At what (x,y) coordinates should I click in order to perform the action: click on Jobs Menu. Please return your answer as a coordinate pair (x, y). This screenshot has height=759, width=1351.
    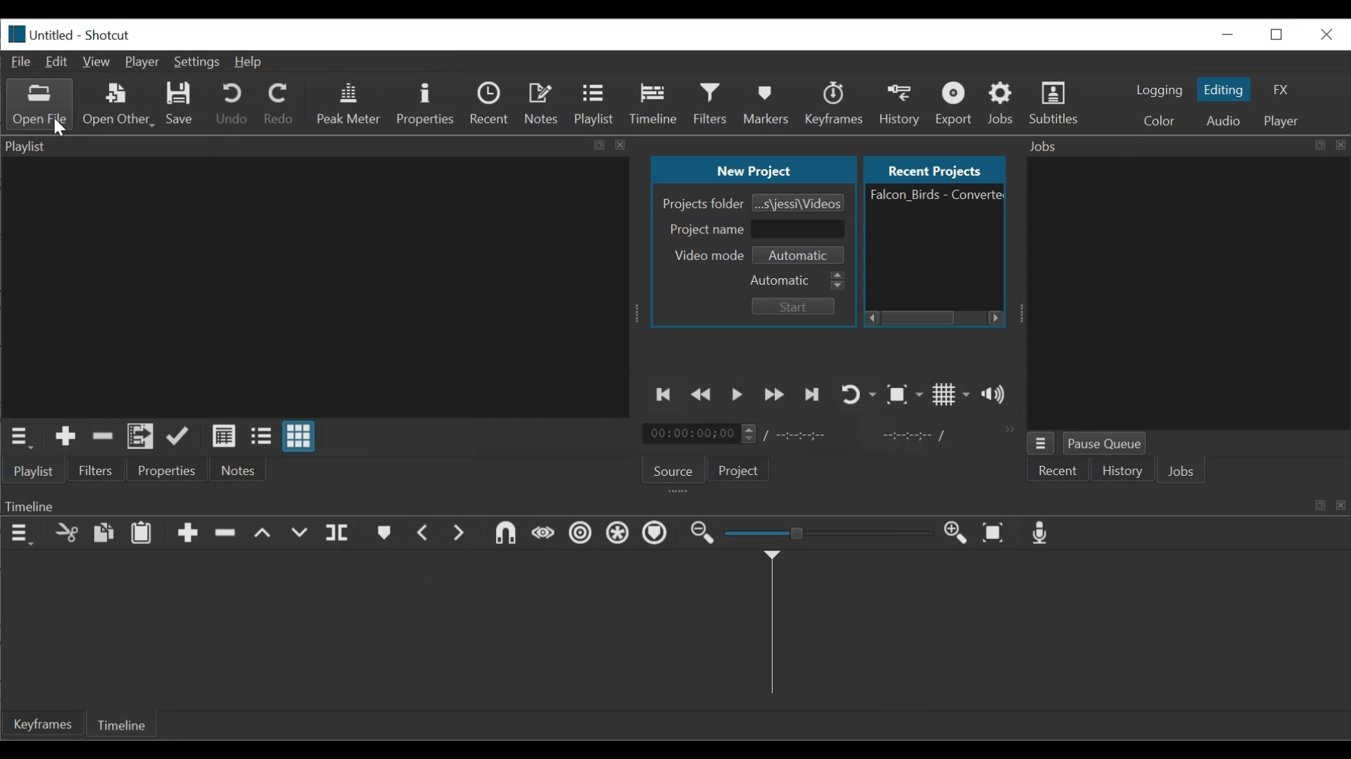
    Looking at the image, I should click on (1041, 444).